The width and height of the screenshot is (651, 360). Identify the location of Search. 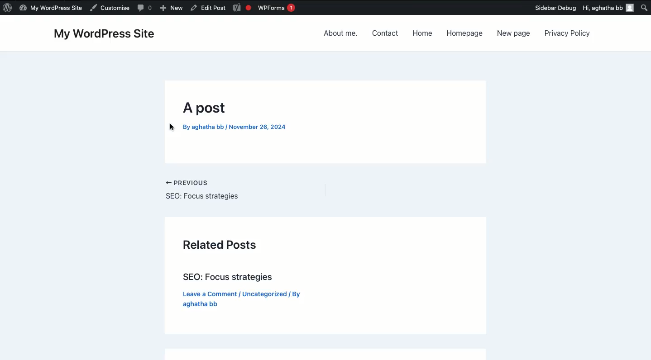
(644, 8).